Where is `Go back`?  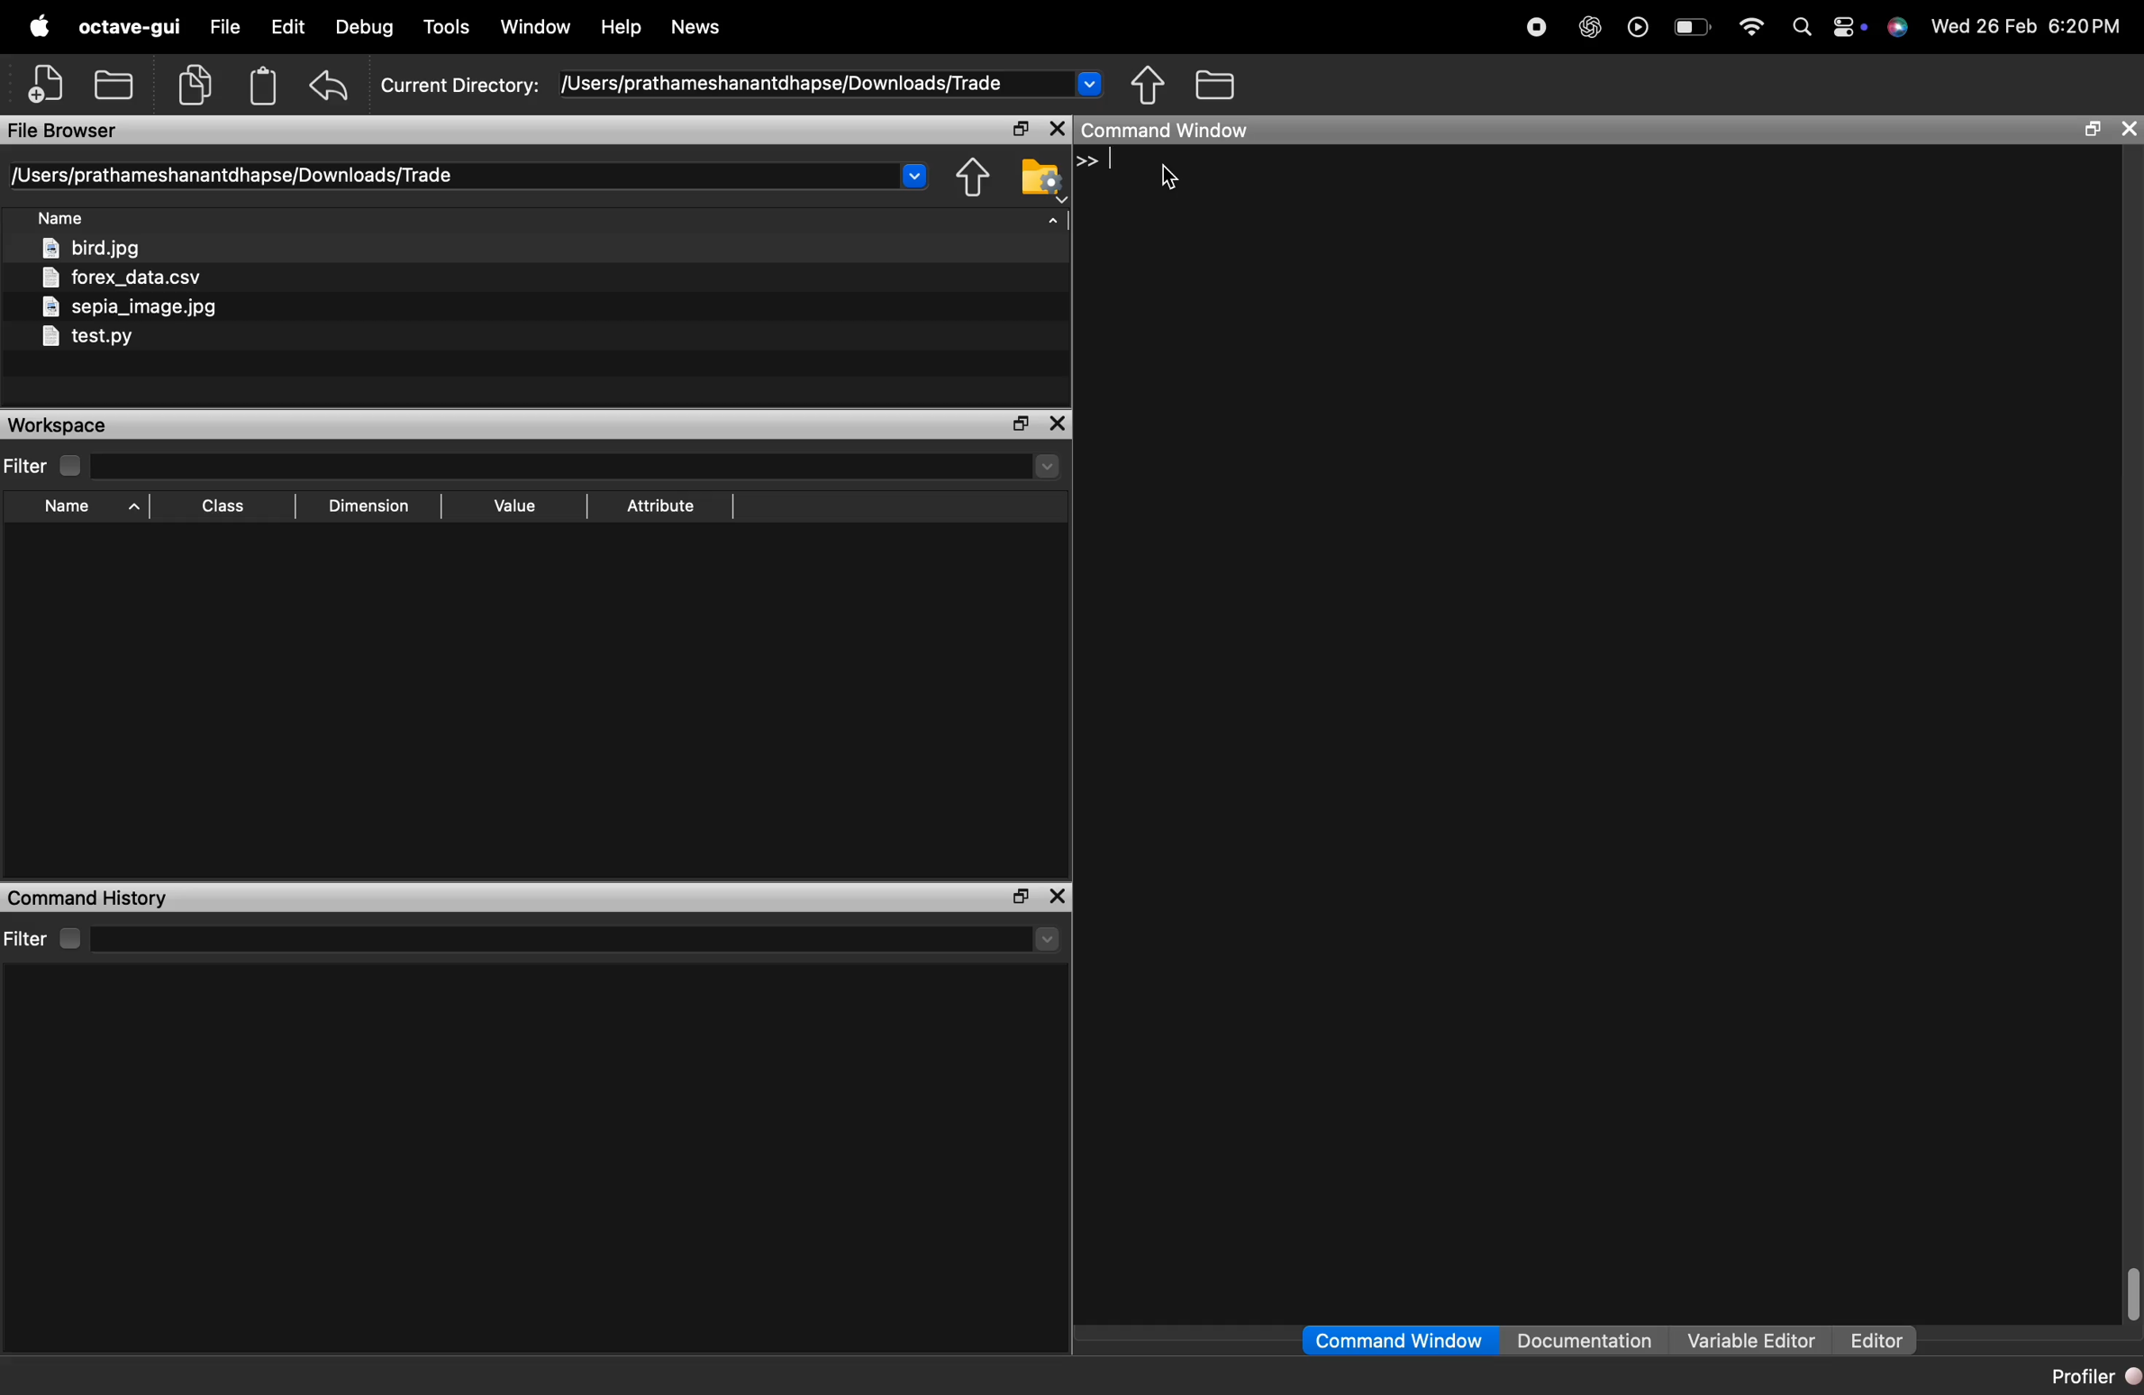
Go back is located at coordinates (968, 178).